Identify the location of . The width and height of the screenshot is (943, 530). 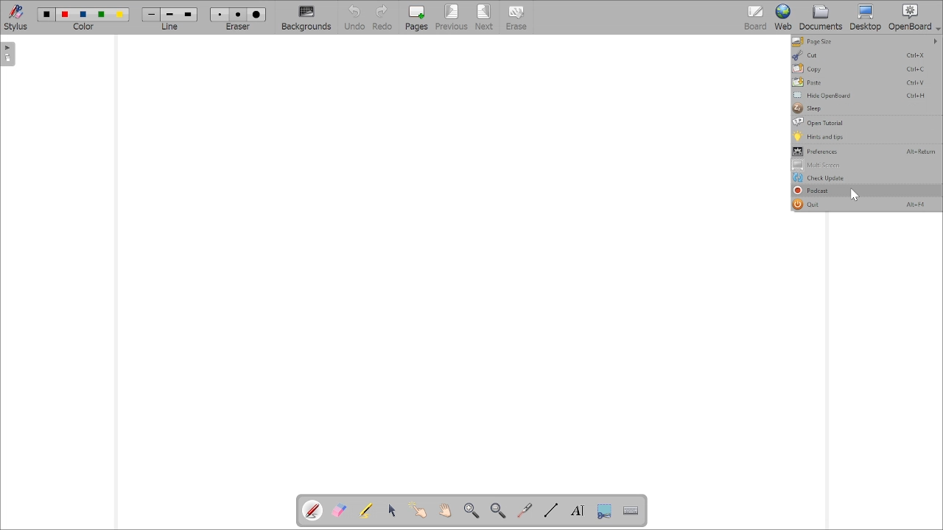
(352, 18).